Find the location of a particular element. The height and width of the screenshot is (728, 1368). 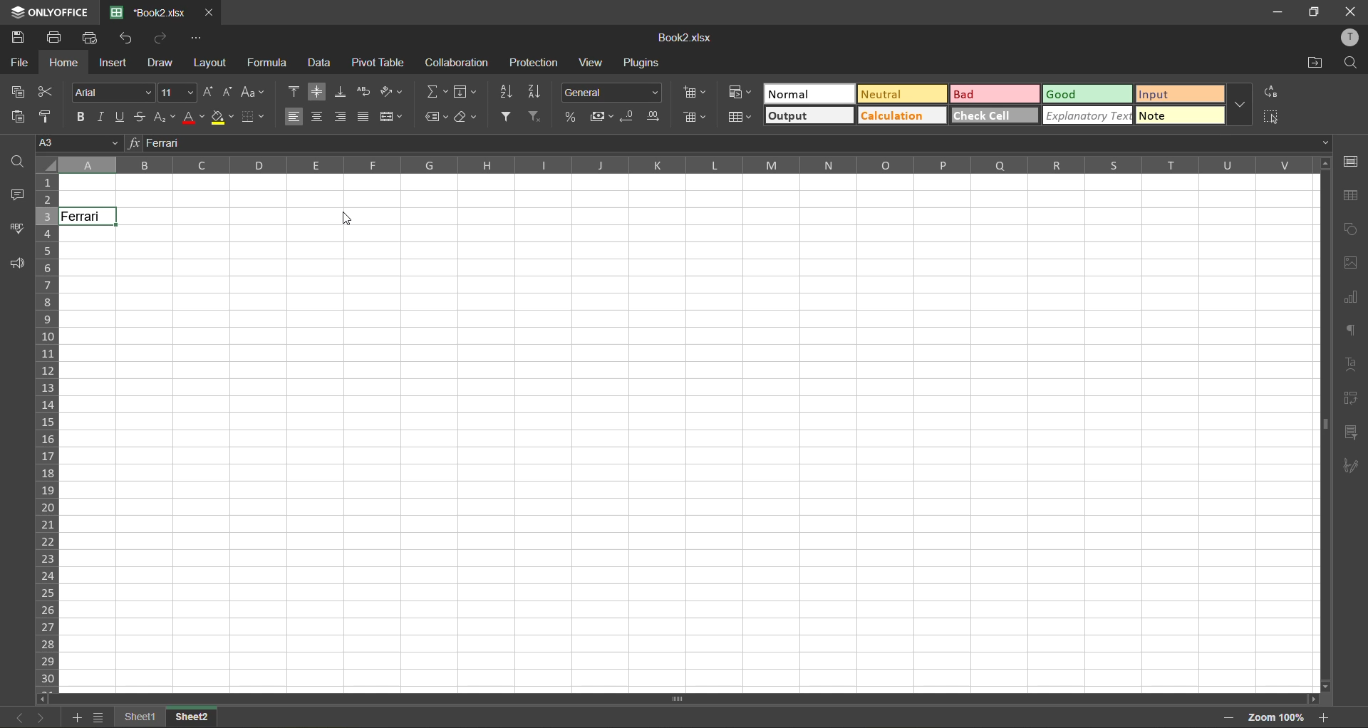

sub/superscript is located at coordinates (167, 118).